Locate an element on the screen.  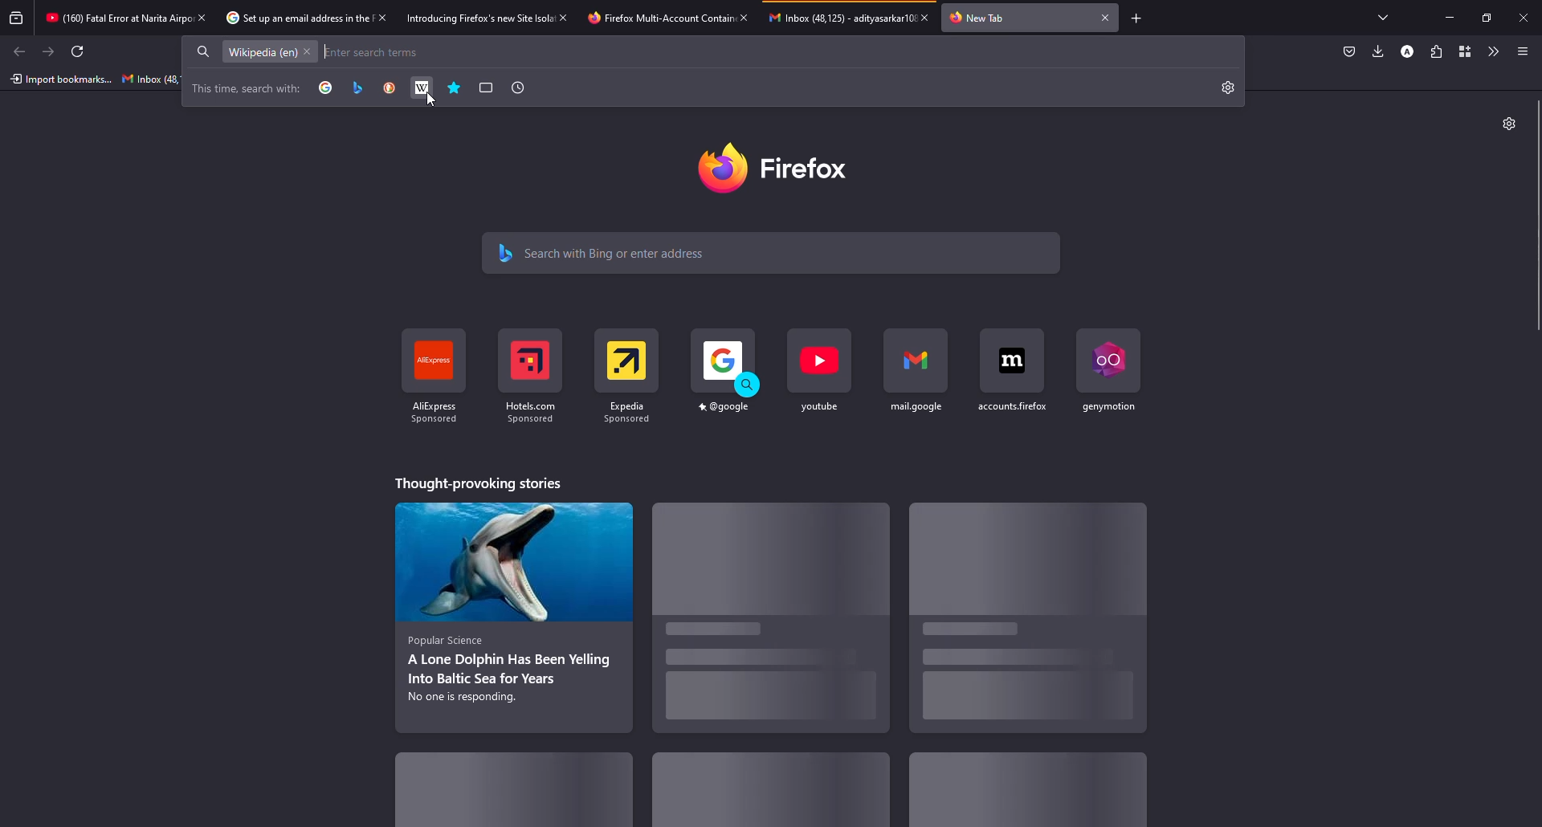
search the web is located at coordinates (371, 52).